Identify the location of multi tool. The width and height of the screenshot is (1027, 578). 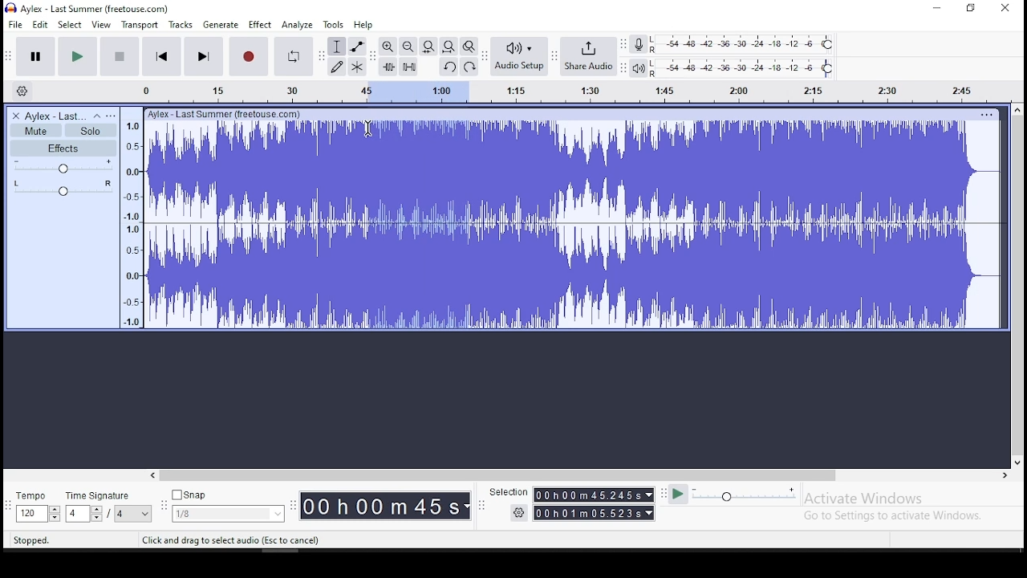
(356, 68).